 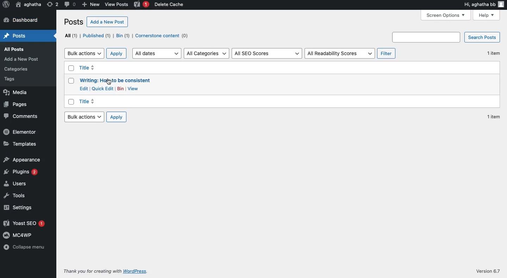 I want to click on Apply, so click(x=117, y=53).